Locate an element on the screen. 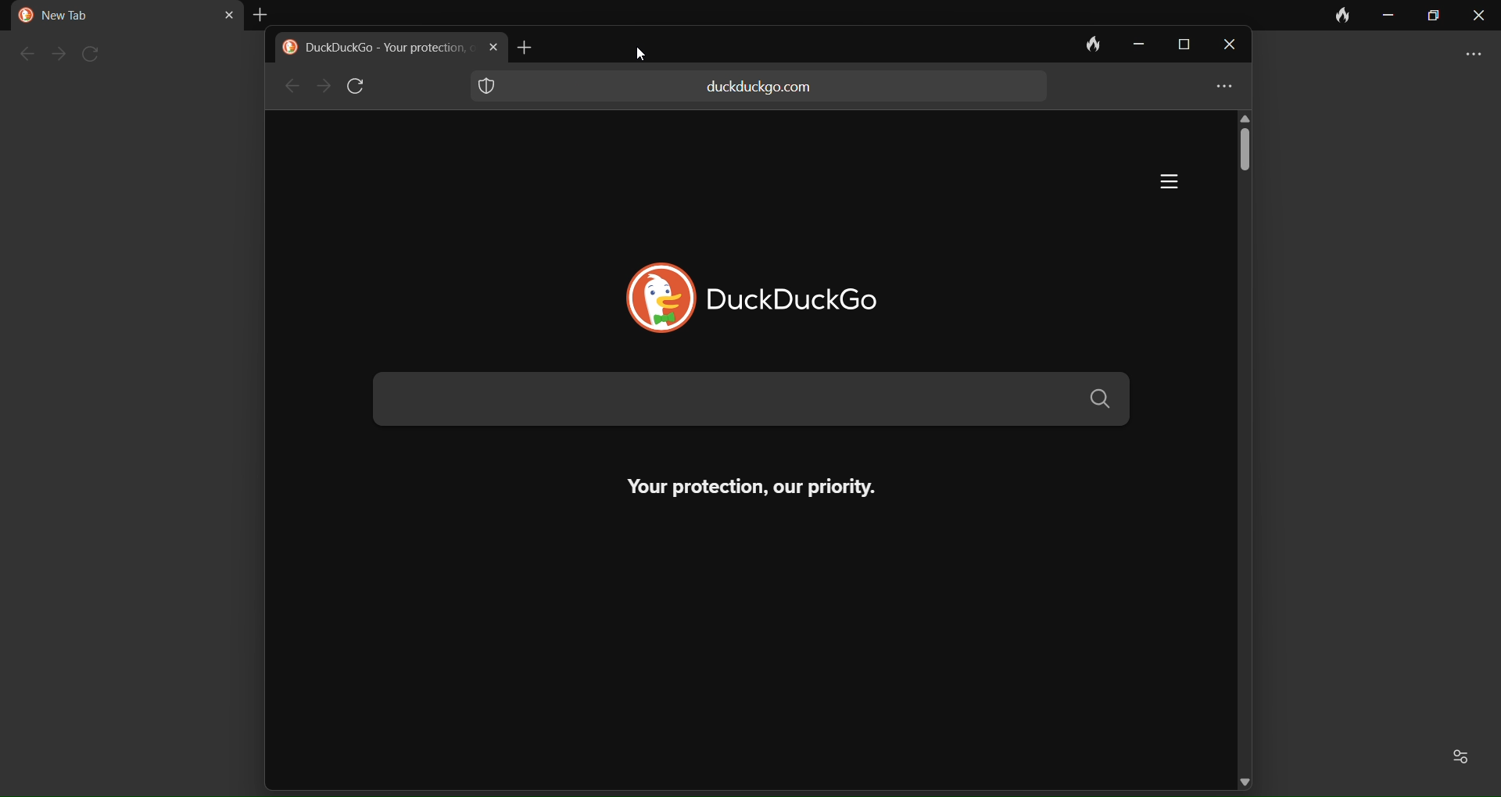  protection is located at coordinates (494, 89).